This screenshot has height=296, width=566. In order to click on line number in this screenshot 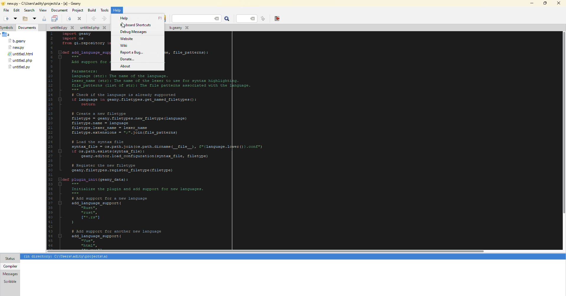, I will do `click(248, 18)`.